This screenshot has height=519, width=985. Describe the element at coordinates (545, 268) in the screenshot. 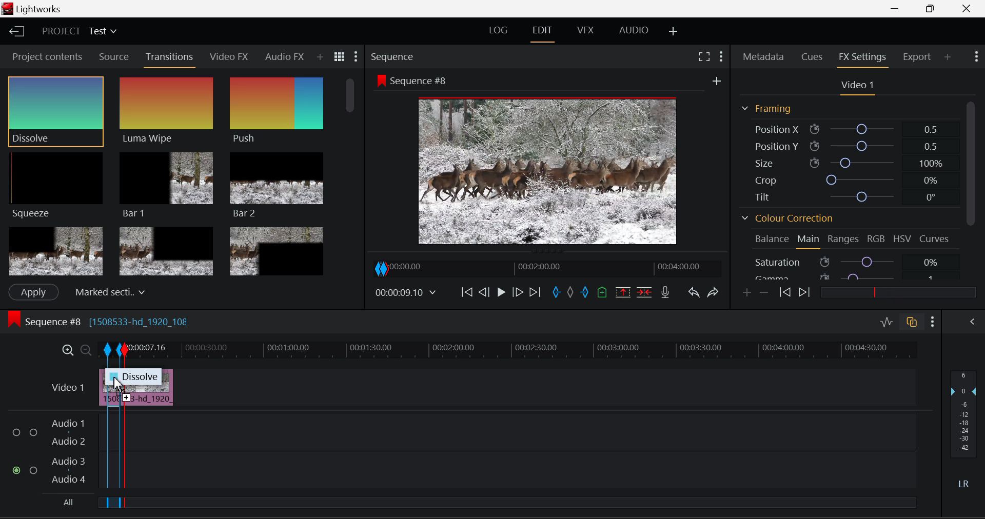

I see `Project Timeline Navigator` at that location.